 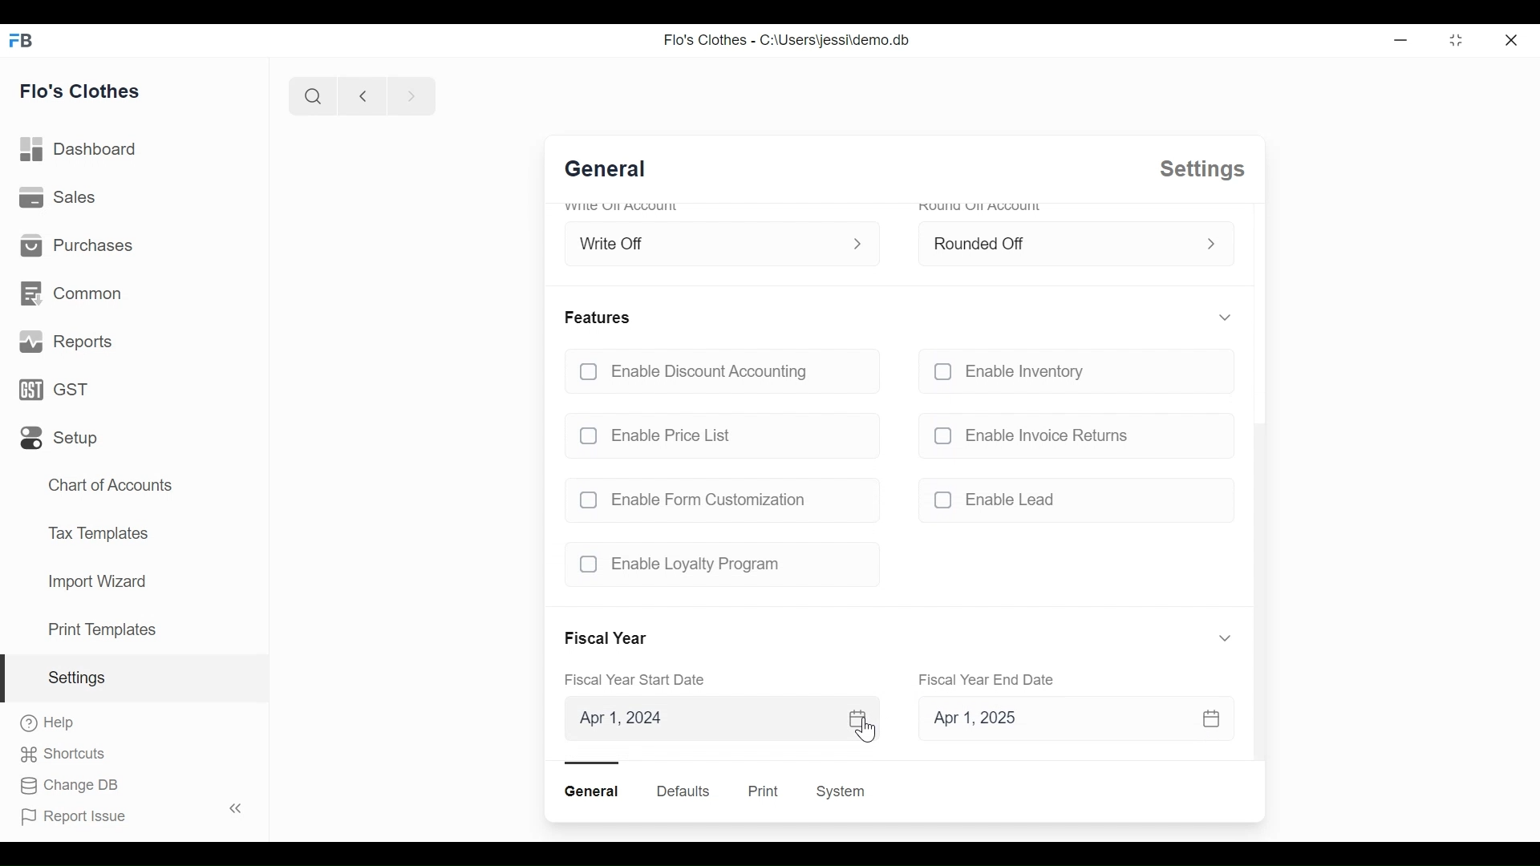 What do you see at coordinates (1226, 637) in the screenshot?
I see `Expand` at bounding box center [1226, 637].